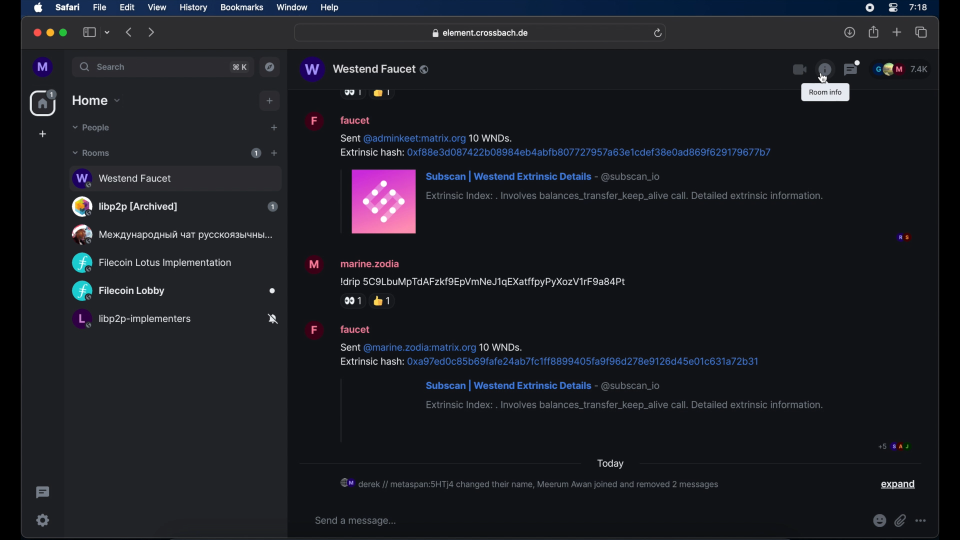 Image resolution: width=960 pixels, height=540 pixels. I want to click on apple icon, so click(38, 8).